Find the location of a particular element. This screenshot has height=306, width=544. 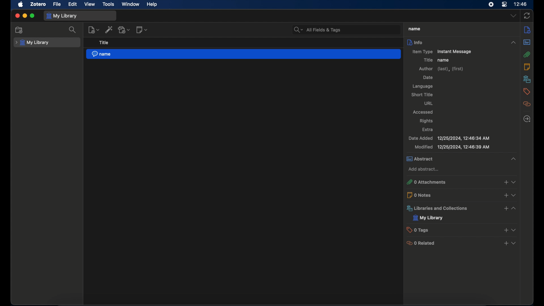

new collection is located at coordinates (19, 30).